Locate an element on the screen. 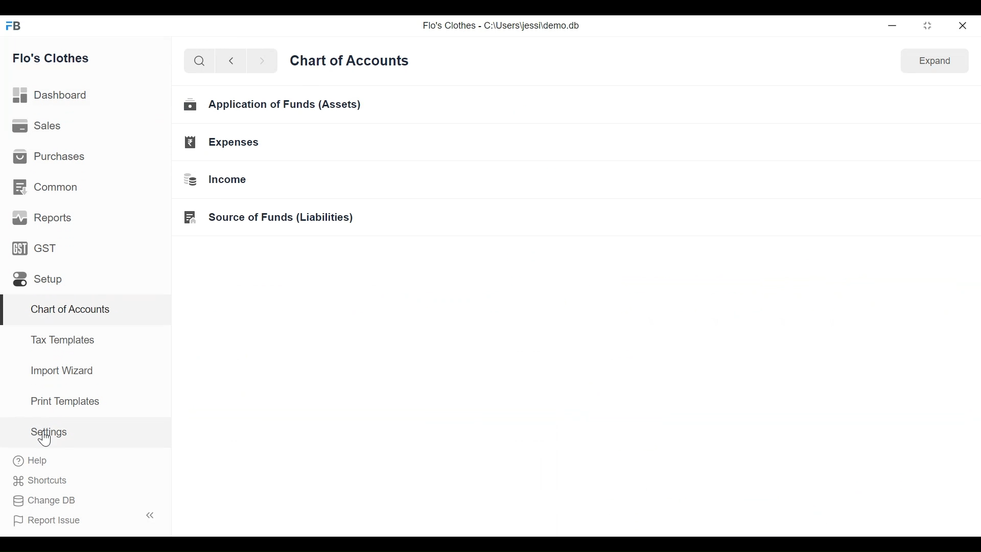 The height and width of the screenshot is (552, 981). expand is located at coordinates (935, 61).